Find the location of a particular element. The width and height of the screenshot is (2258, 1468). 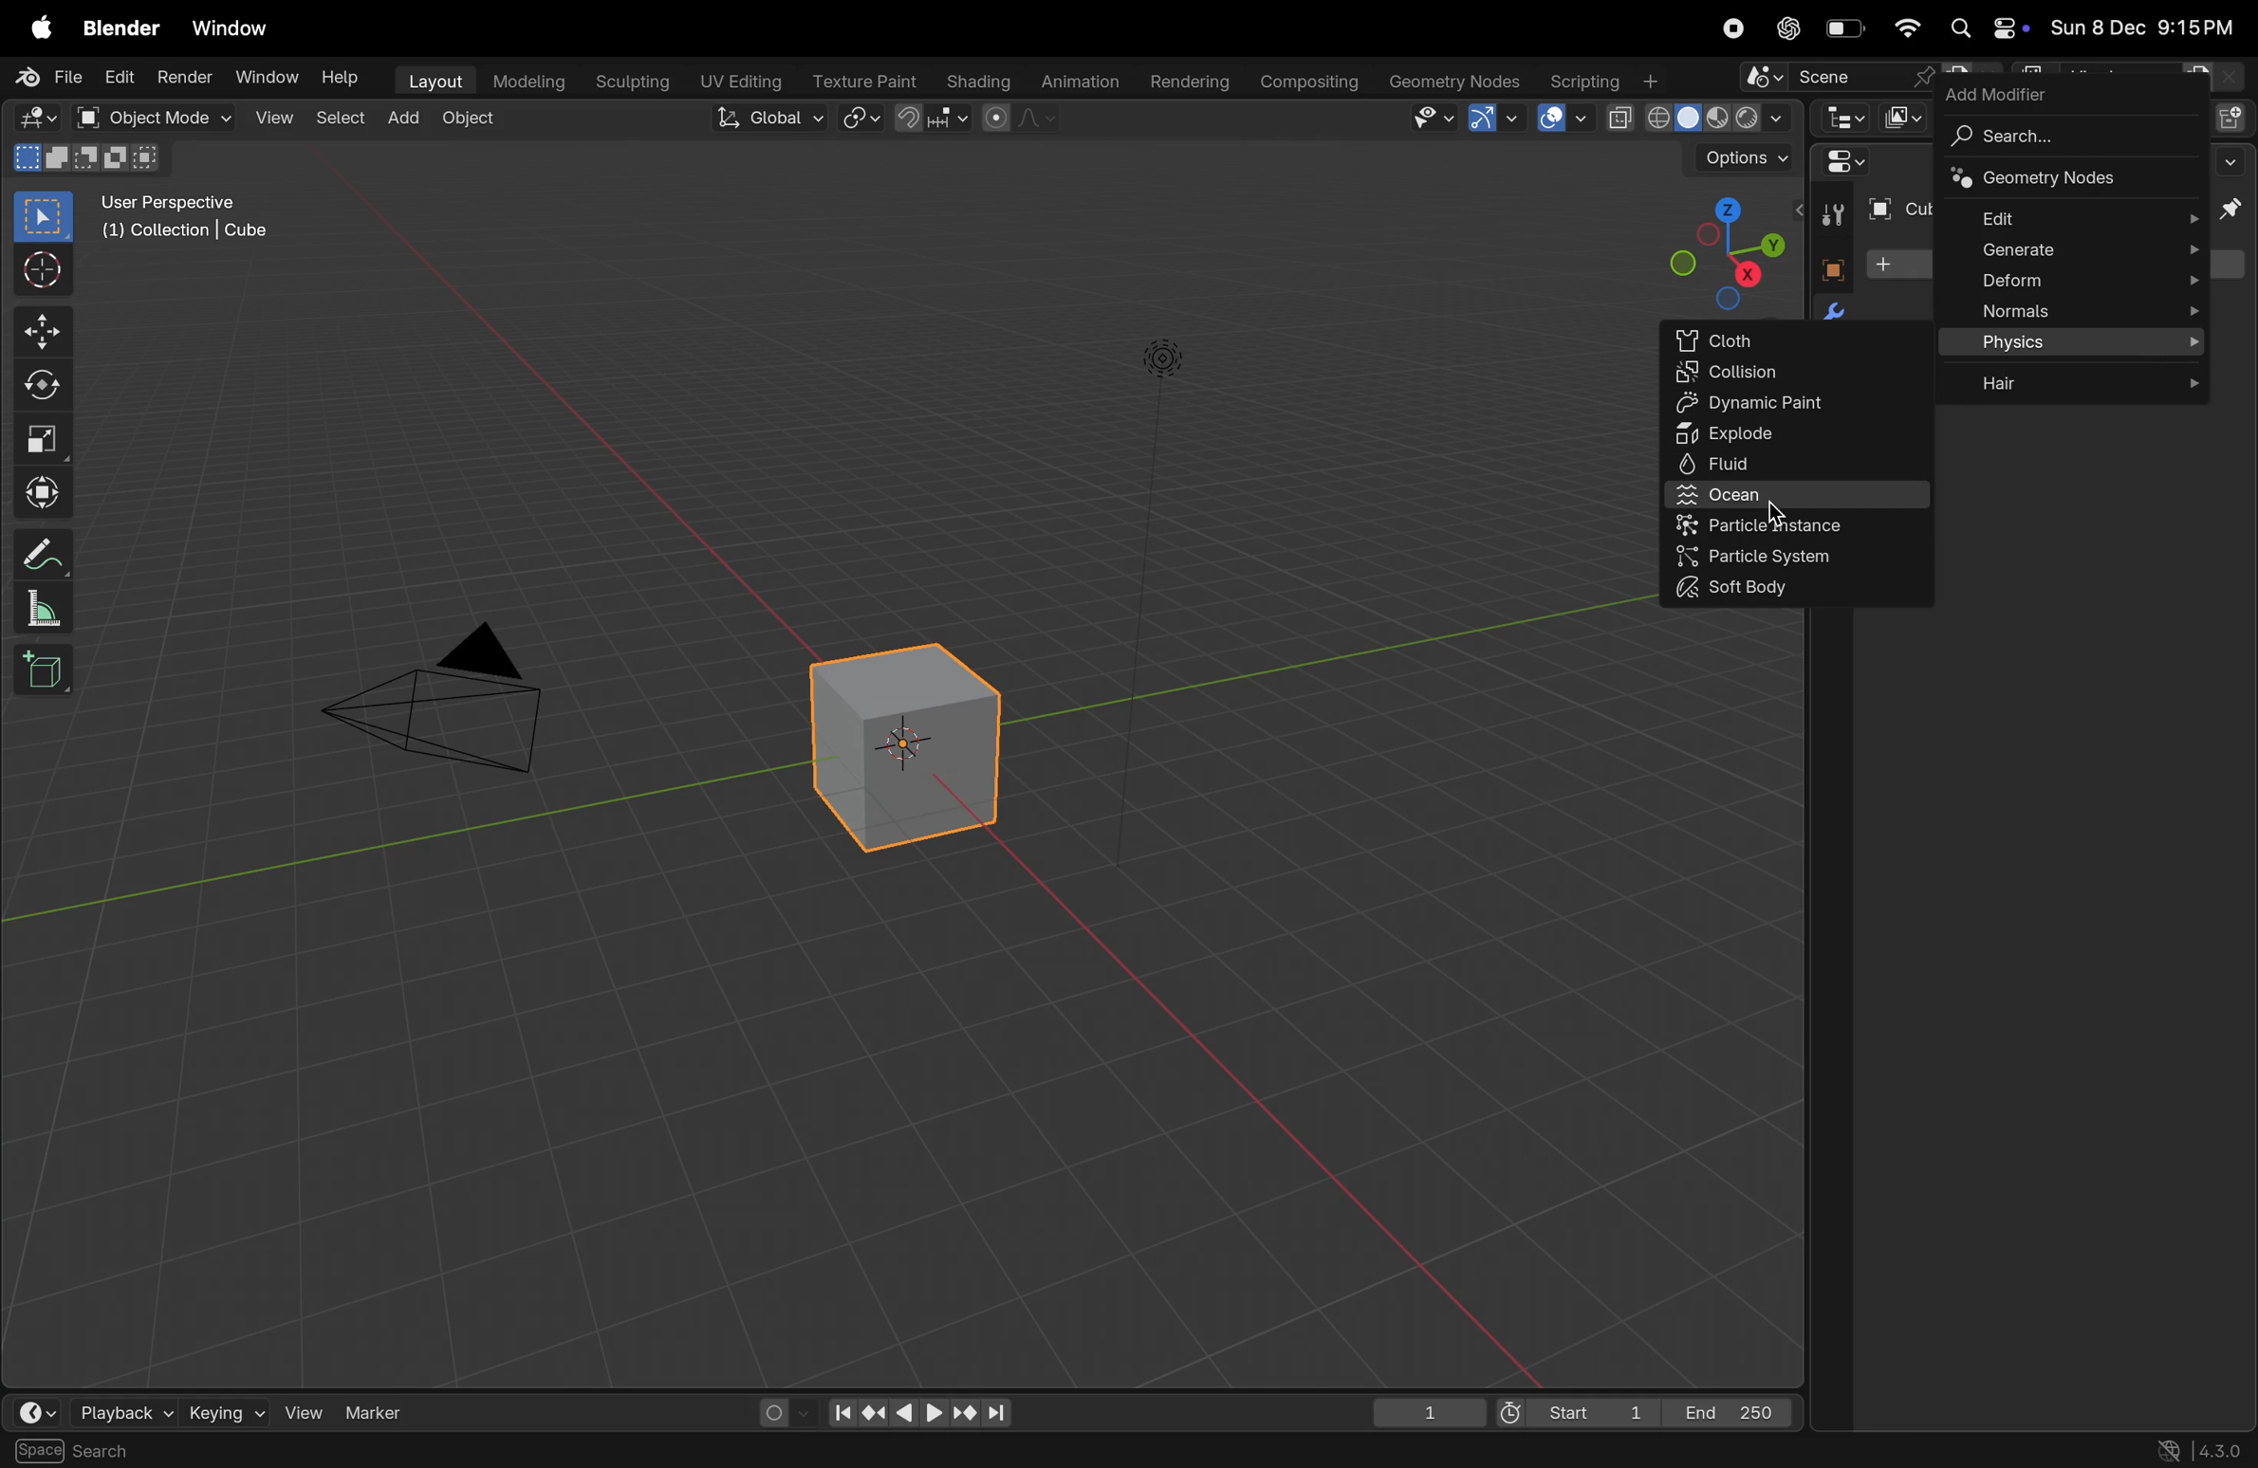

toggle pin id is located at coordinates (2233, 211).